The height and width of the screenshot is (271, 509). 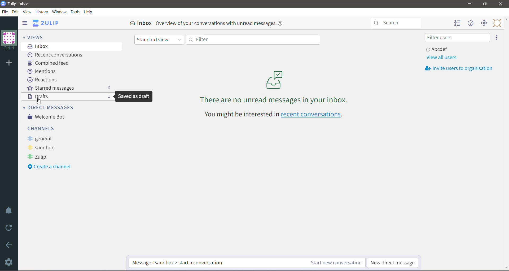 I want to click on Window, so click(x=59, y=12).